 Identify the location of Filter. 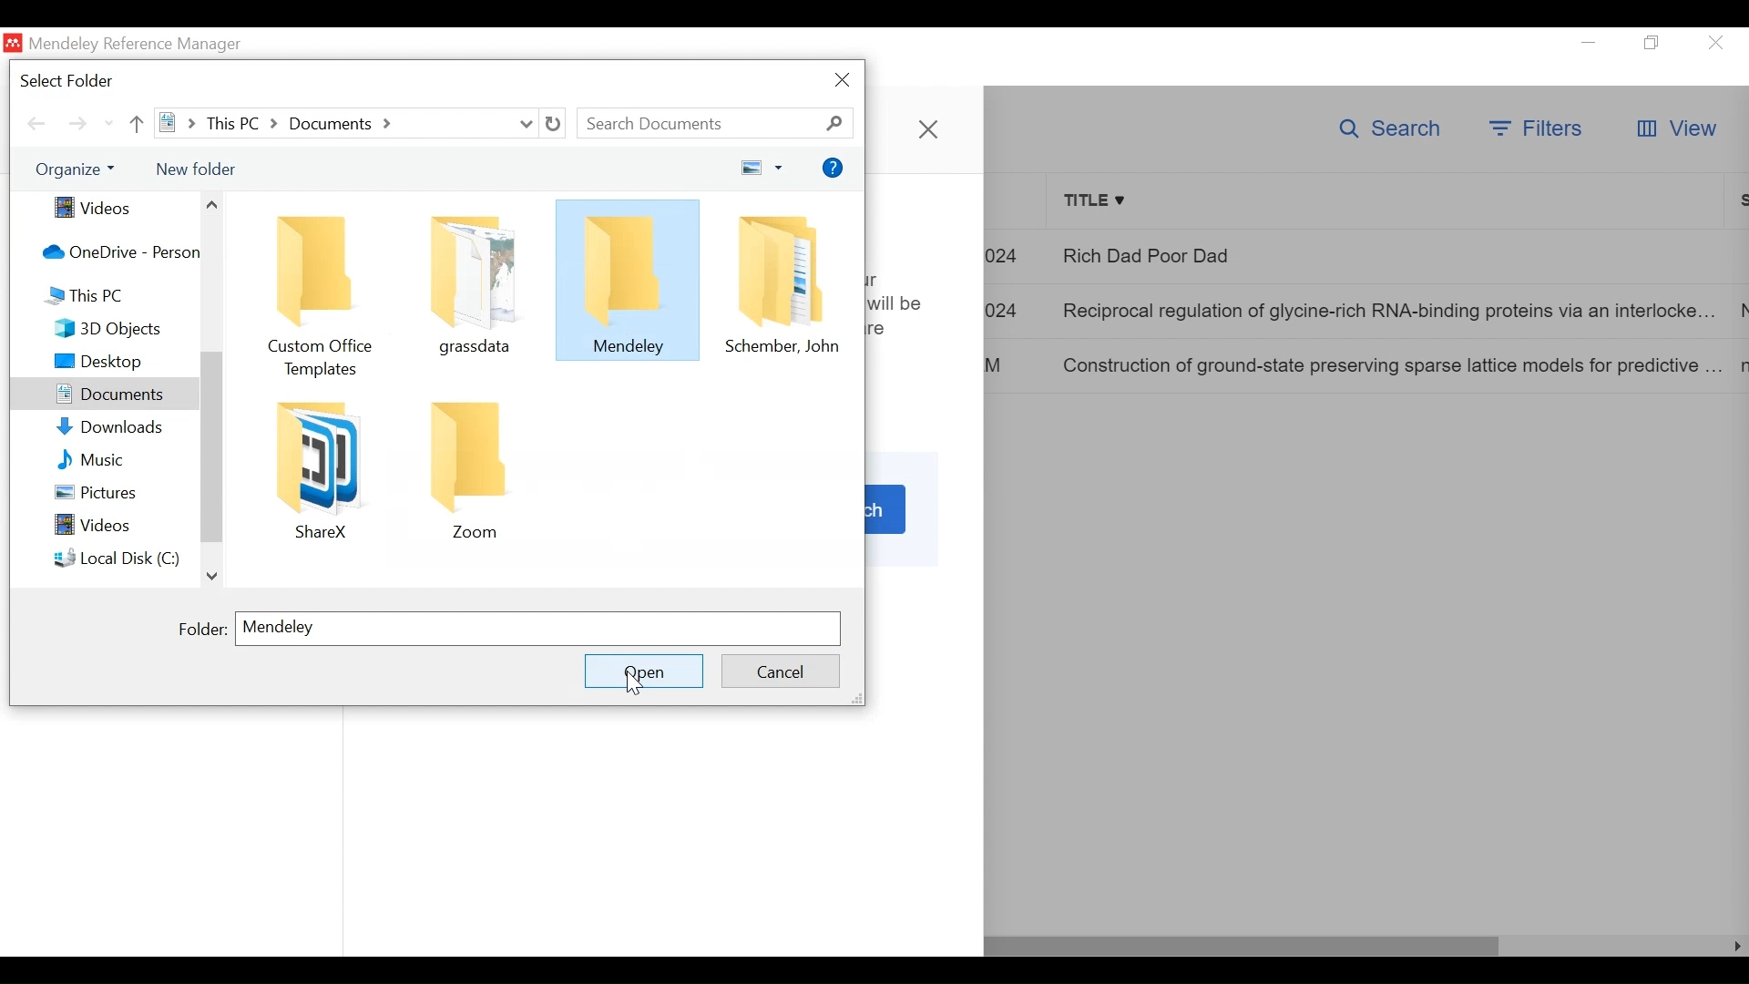
(1535, 127).